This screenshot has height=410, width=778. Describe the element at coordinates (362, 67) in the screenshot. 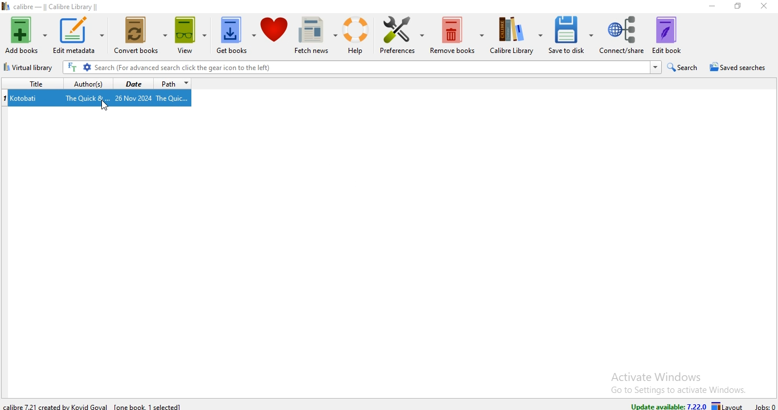

I see `Search (For advanced search click the gear icon to the left)` at that location.